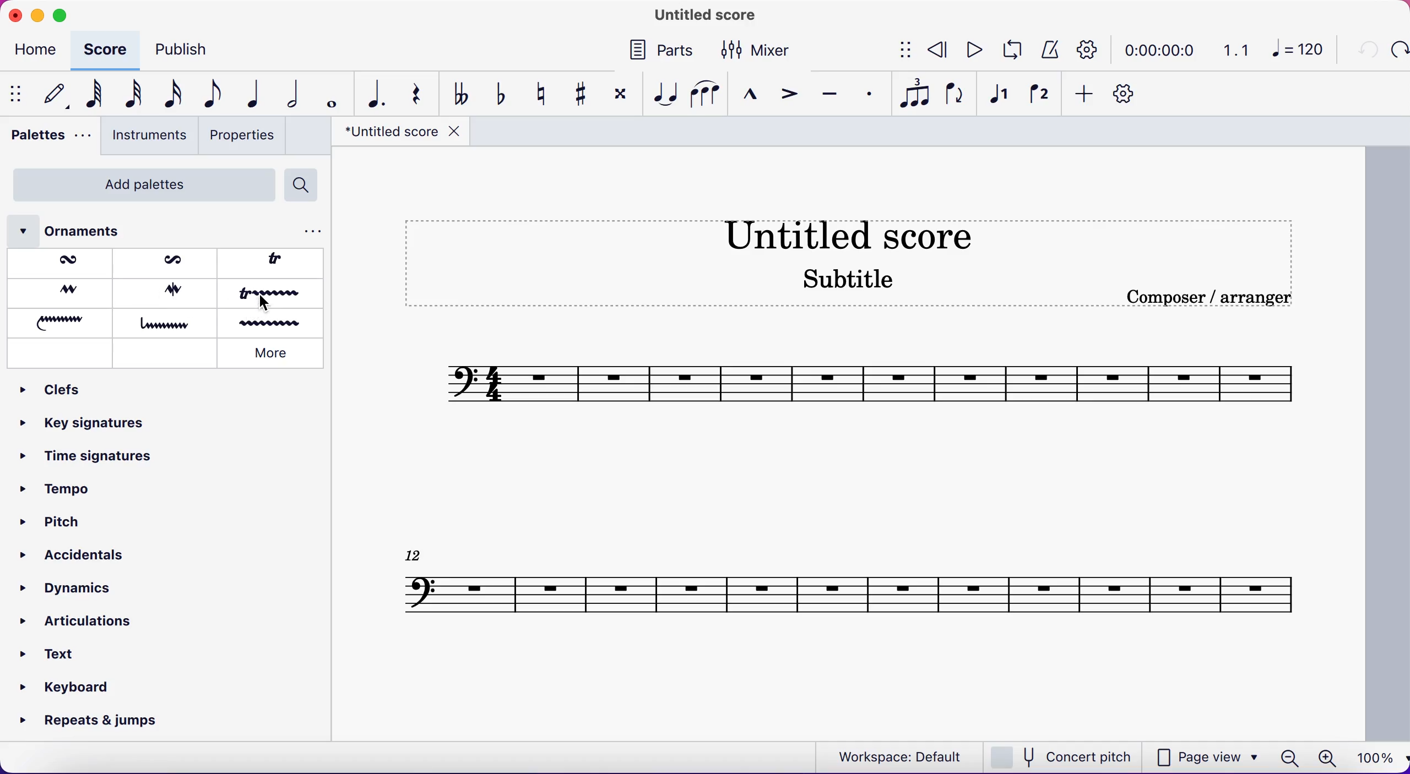 Image resolution: width=1410 pixels, height=774 pixels. Describe the element at coordinates (89, 231) in the screenshot. I see `ornaments` at that location.